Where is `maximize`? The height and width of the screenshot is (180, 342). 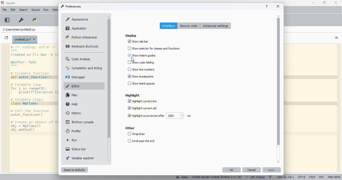
maximize is located at coordinates (324, 2).